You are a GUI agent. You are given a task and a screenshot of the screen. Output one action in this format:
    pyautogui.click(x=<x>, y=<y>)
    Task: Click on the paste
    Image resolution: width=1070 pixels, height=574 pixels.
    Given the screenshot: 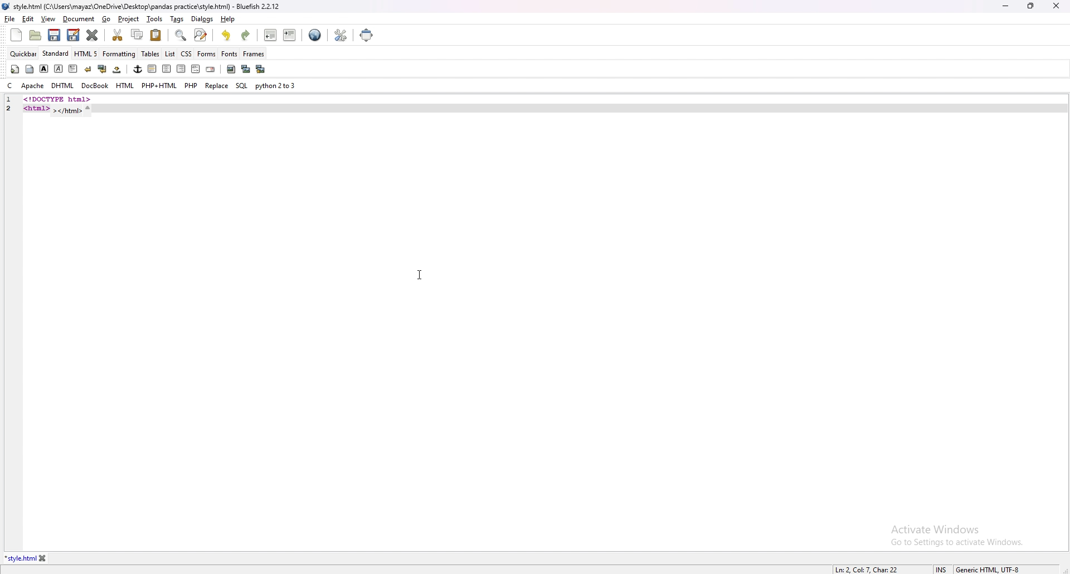 What is the action you would take?
    pyautogui.click(x=156, y=35)
    